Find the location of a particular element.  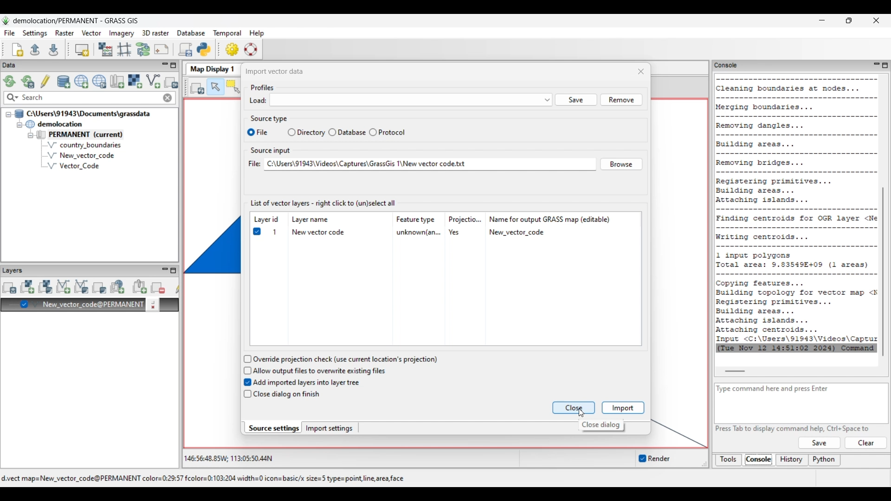

Co-ordinates of the cursor within the display area is located at coordinates (227, 459).